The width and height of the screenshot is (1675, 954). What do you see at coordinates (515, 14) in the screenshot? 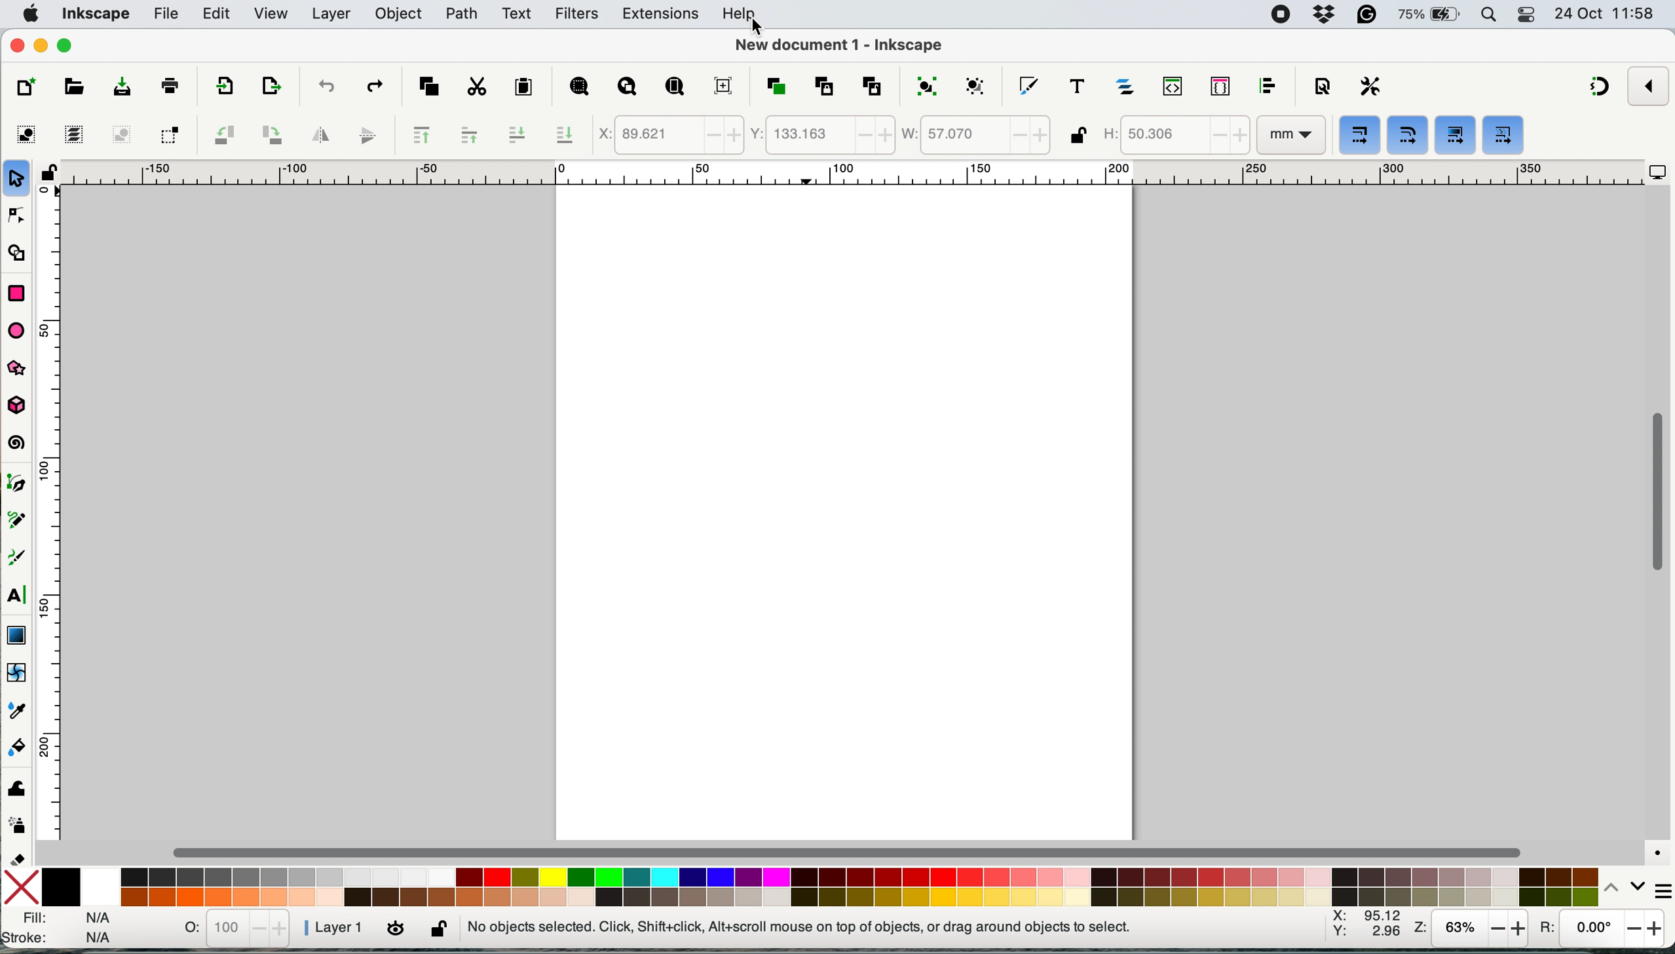
I see `text` at bounding box center [515, 14].